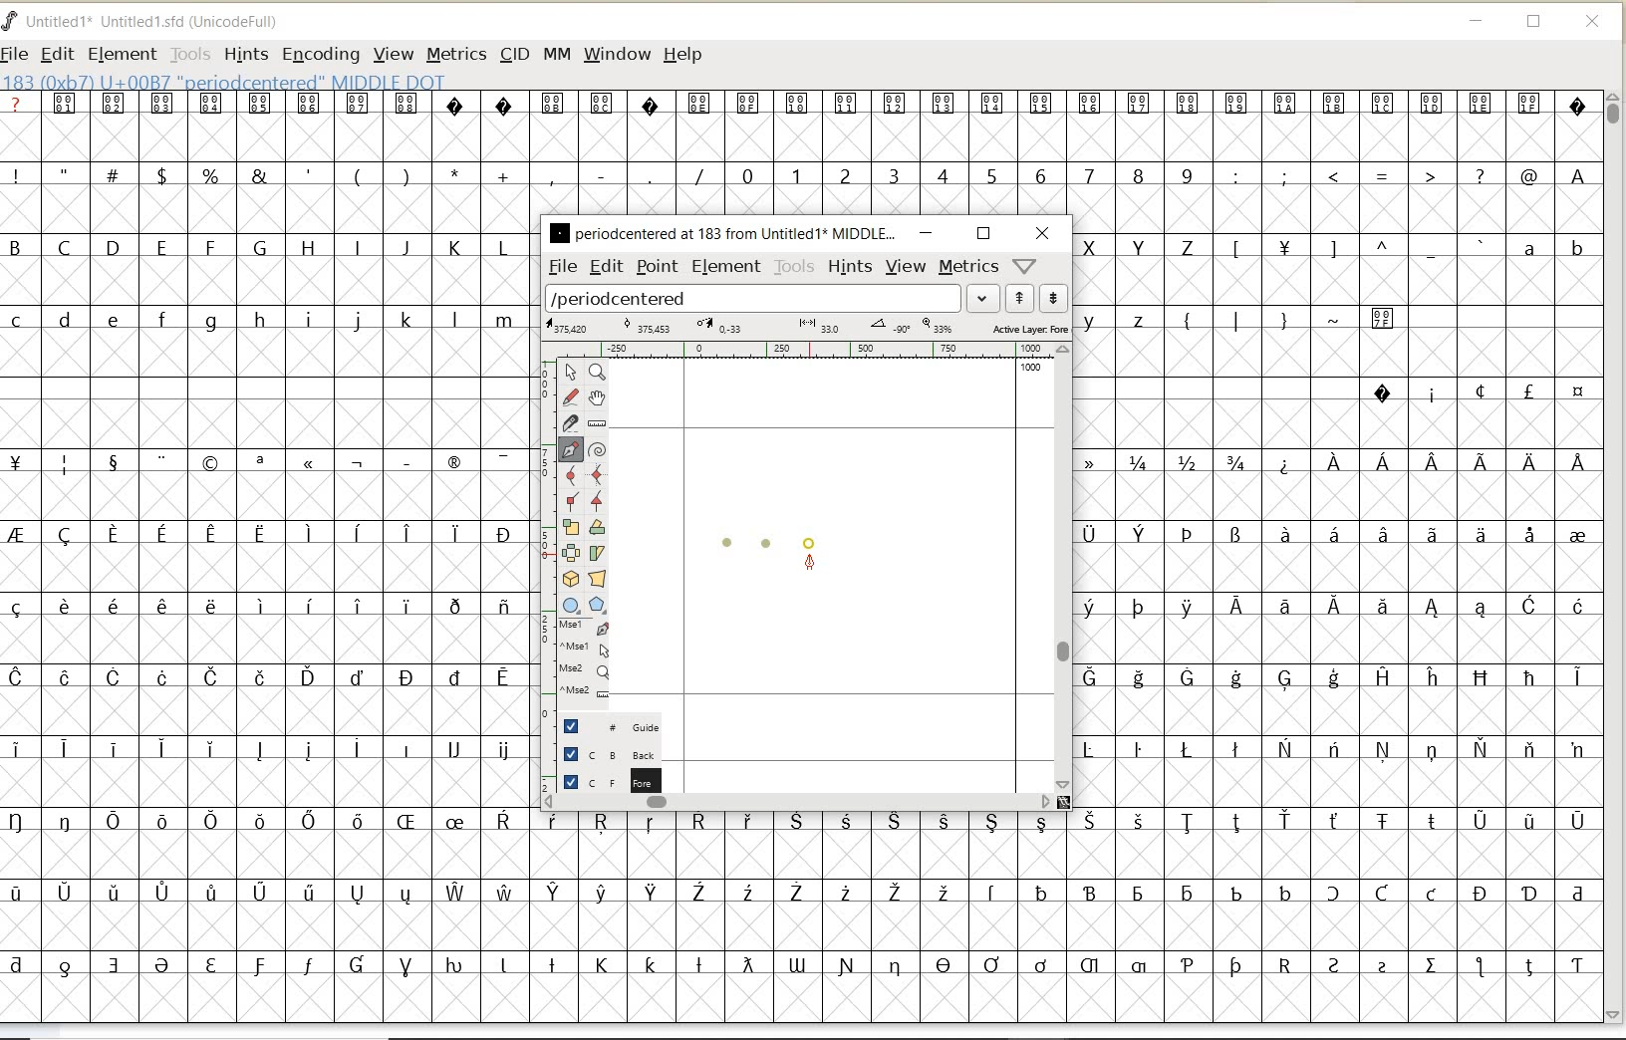 The height and width of the screenshot is (1040, 1626). Describe the element at coordinates (1061, 902) in the screenshot. I see `special characters` at that location.